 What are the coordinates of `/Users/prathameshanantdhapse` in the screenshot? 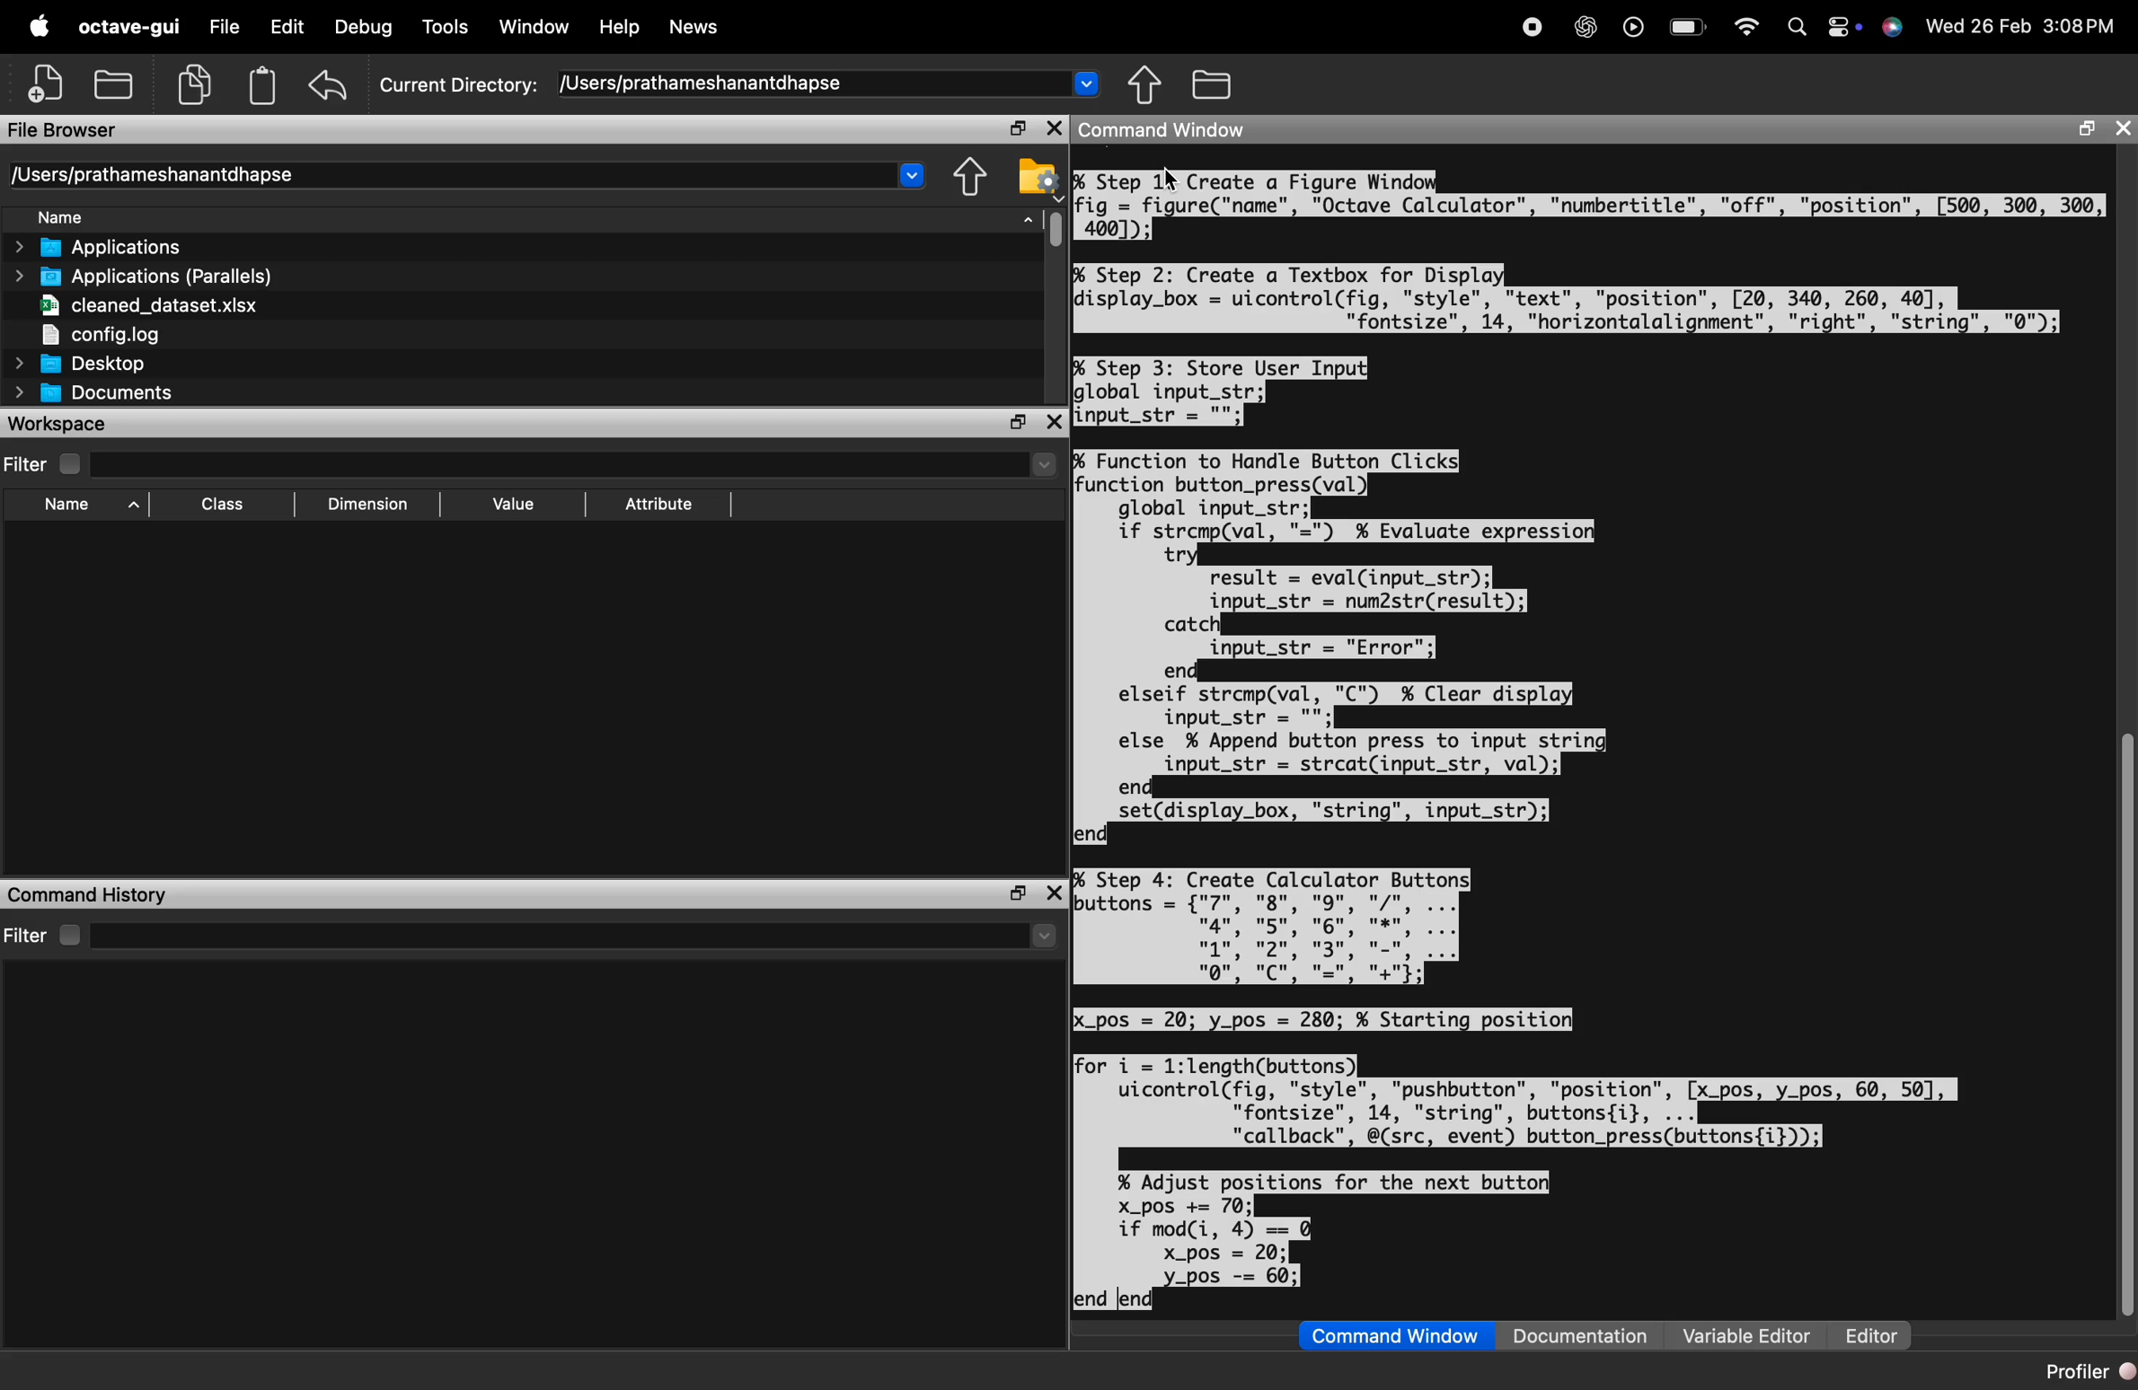 It's located at (835, 82).